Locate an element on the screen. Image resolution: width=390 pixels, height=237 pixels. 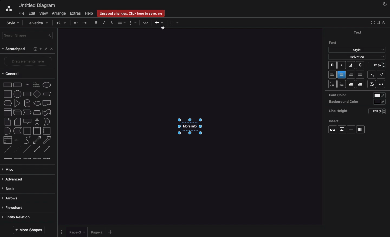
Page 3 is located at coordinates (76, 232).